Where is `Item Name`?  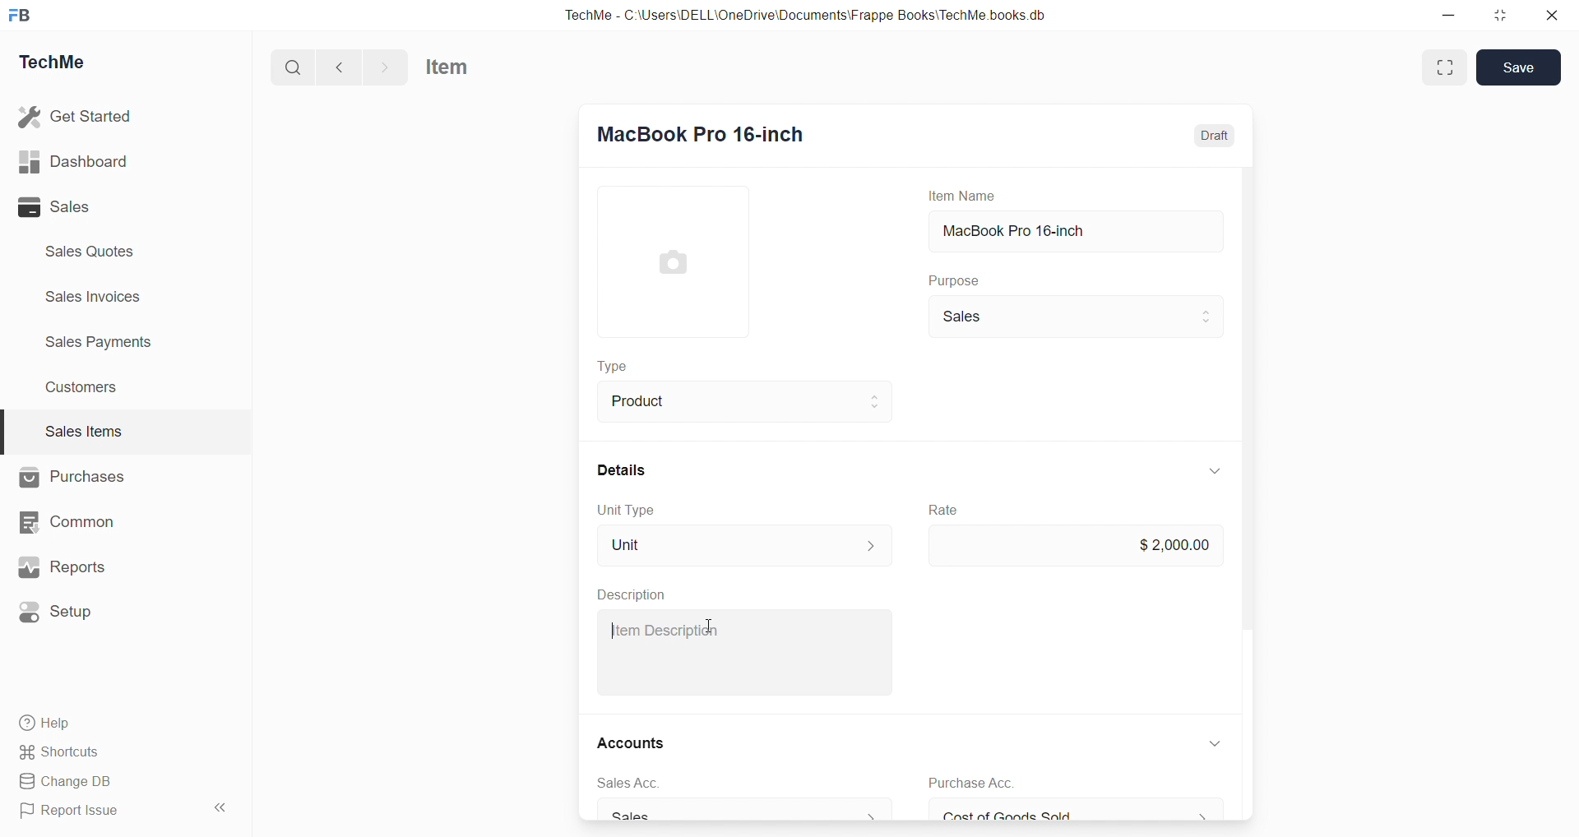
Item Name is located at coordinates (960, 197).